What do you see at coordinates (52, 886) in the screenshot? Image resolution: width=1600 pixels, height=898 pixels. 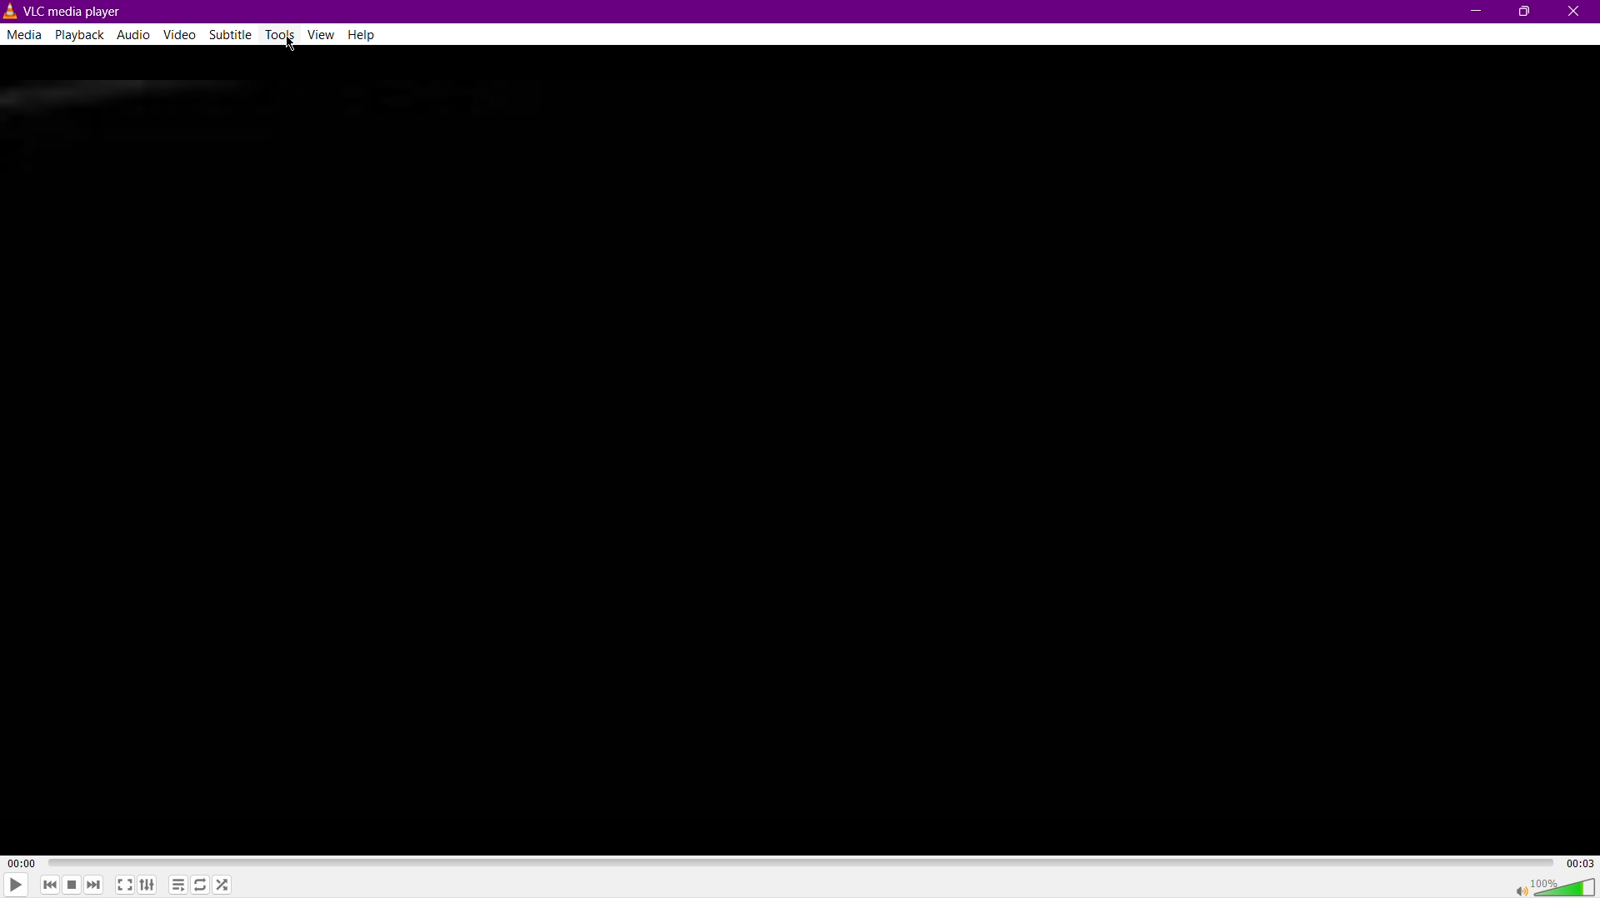 I see `skip back` at bounding box center [52, 886].